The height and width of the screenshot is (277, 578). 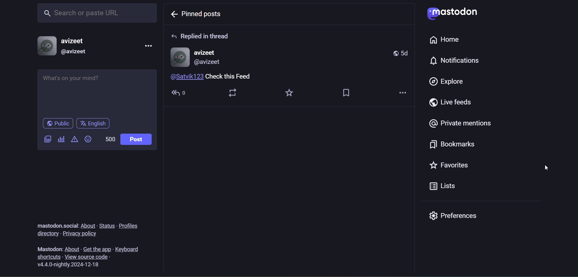 What do you see at coordinates (88, 139) in the screenshot?
I see `emojis` at bounding box center [88, 139].